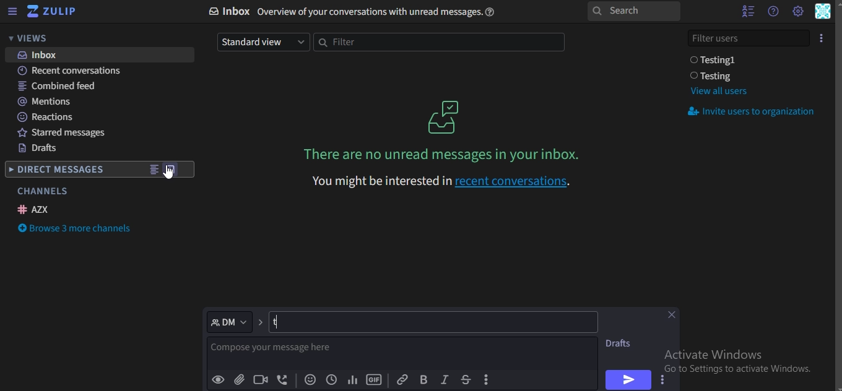  Describe the element at coordinates (47, 117) in the screenshot. I see `reactions` at that location.